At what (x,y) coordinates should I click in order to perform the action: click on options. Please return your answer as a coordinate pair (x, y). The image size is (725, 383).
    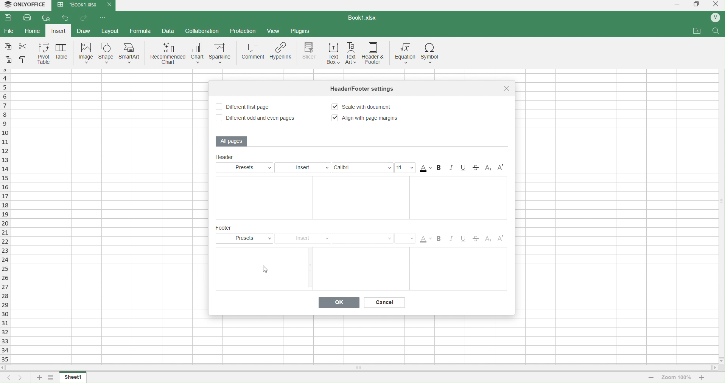
    Looking at the image, I should click on (104, 18).